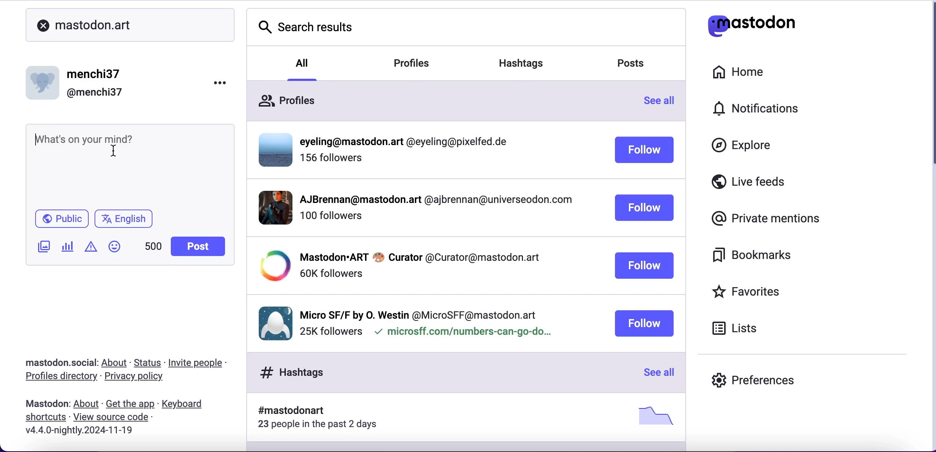 This screenshot has height=452, width=936. What do you see at coordinates (301, 68) in the screenshot?
I see `all` at bounding box center [301, 68].